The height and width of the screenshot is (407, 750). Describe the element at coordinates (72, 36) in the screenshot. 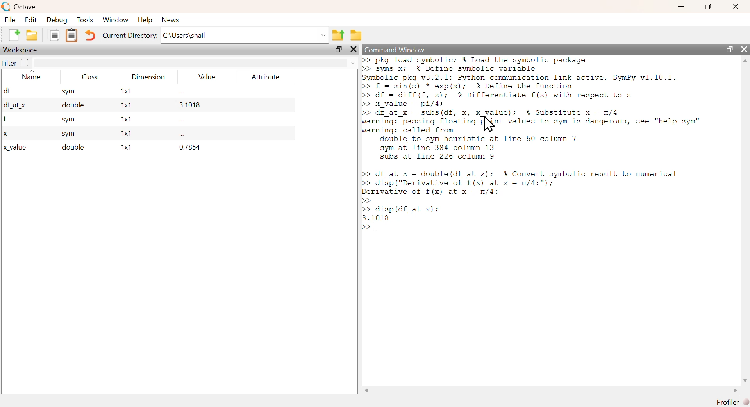

I see `Paste` at that location.